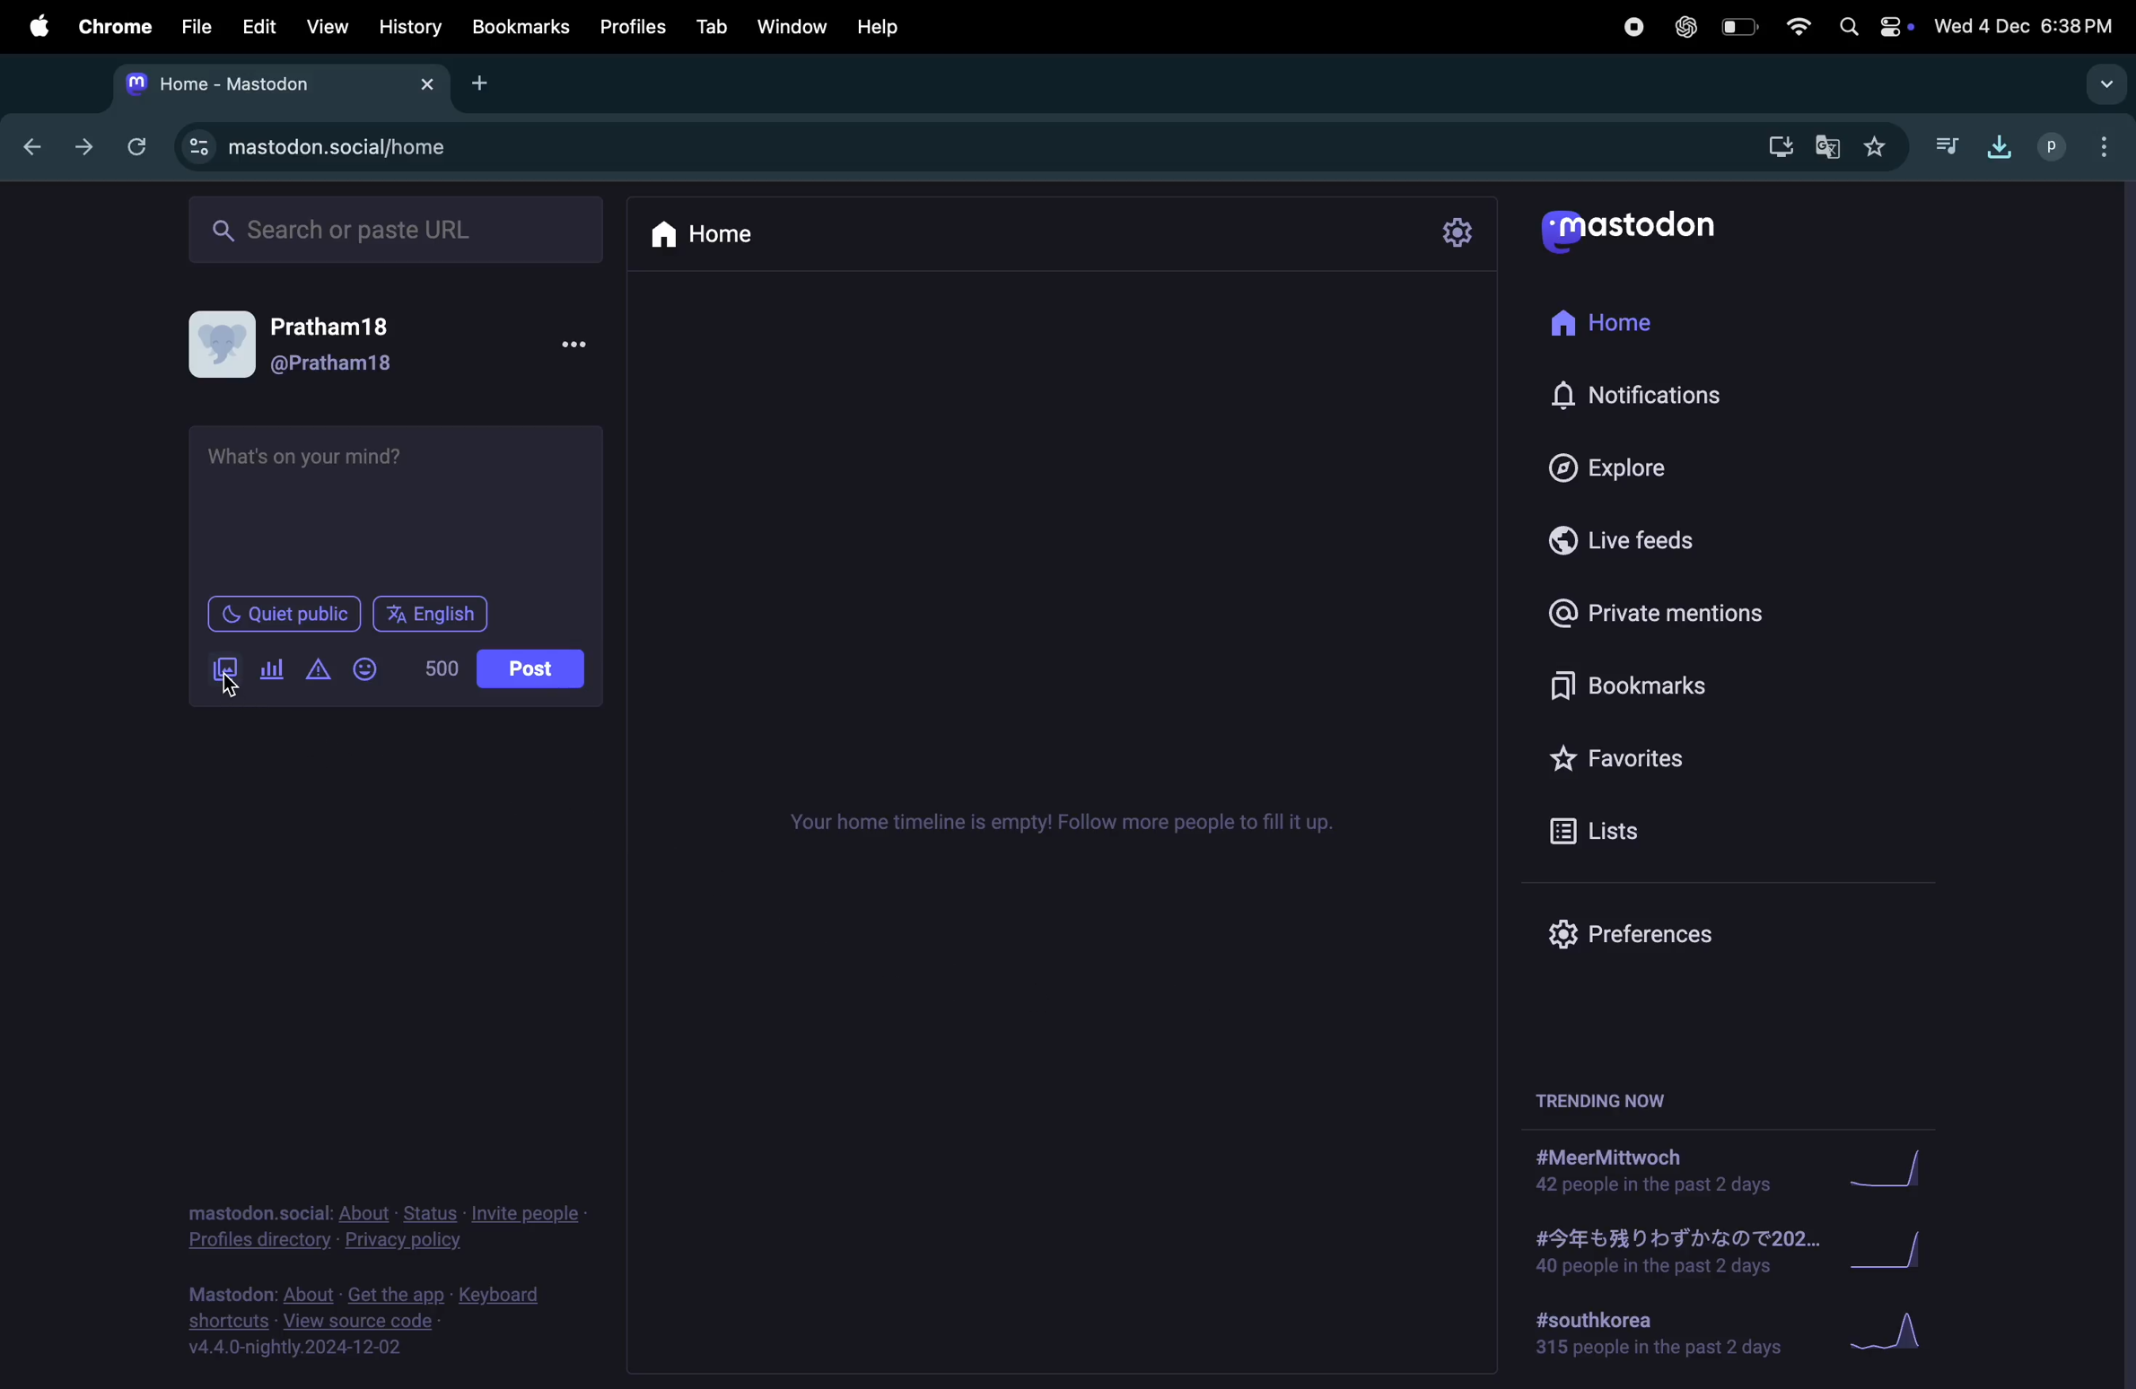  I want to click on music, so click(1948, 148).